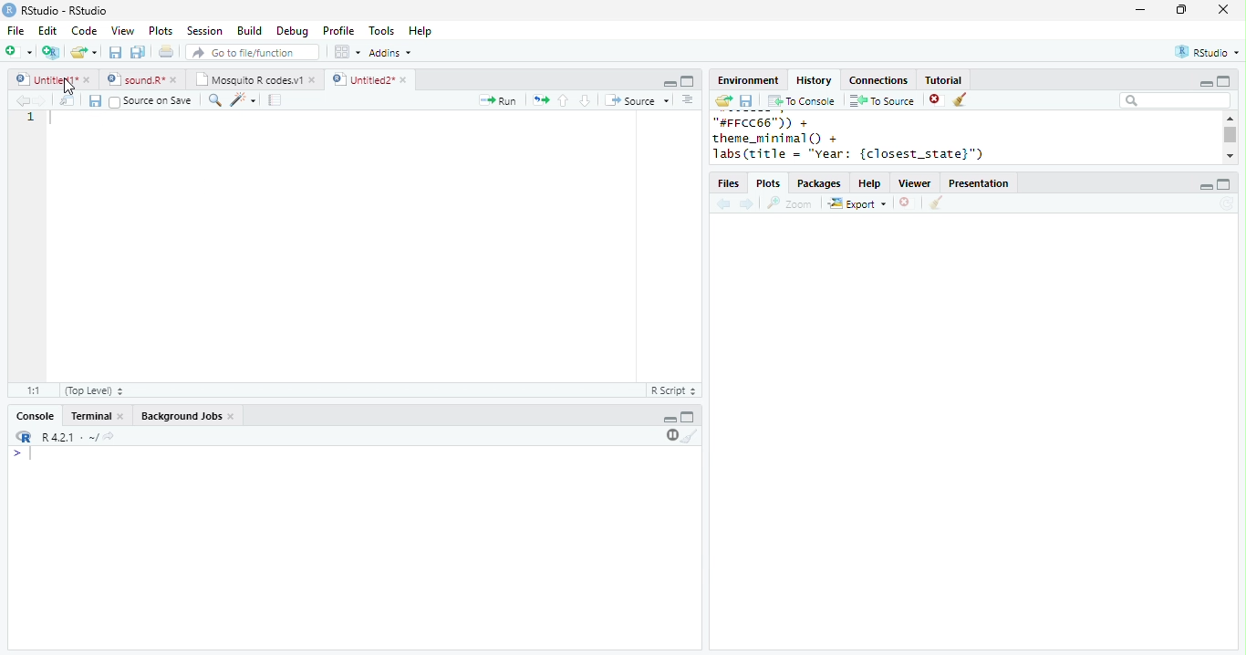  What do you see at coordinates (670, 435) in the screenshot?
I see `pause` at bounding box center [670, 435].